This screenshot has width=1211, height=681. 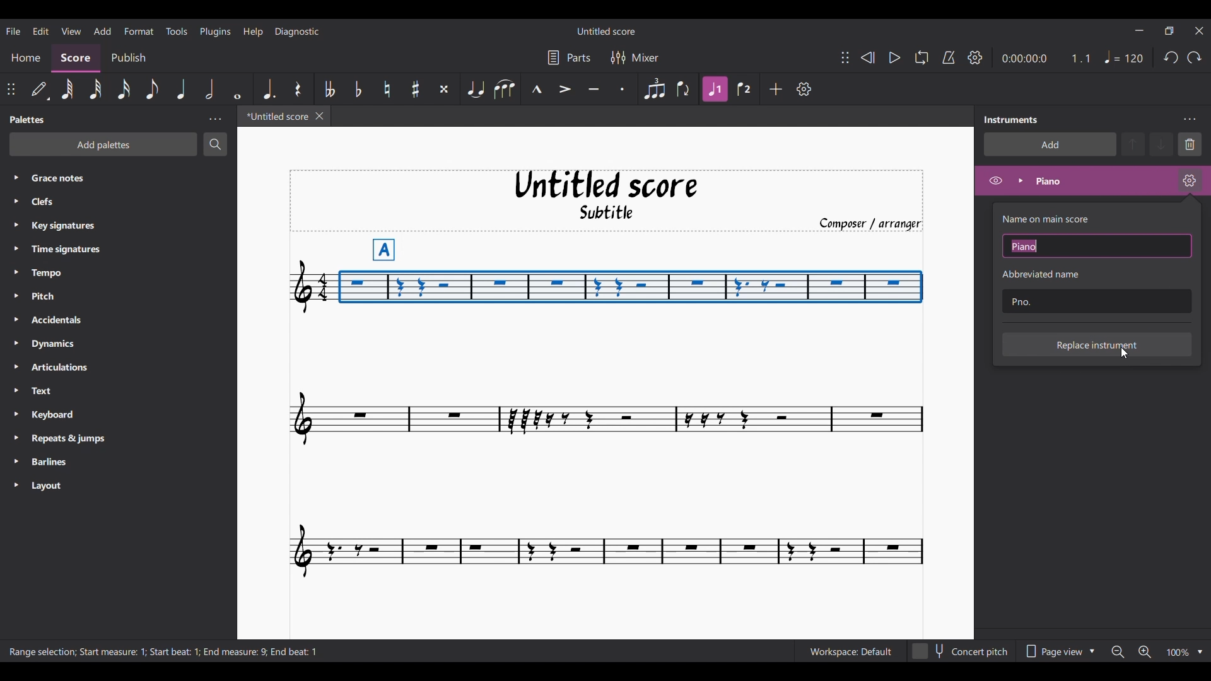 I want to click on Composer/arranger, so click(x=869, y=223).